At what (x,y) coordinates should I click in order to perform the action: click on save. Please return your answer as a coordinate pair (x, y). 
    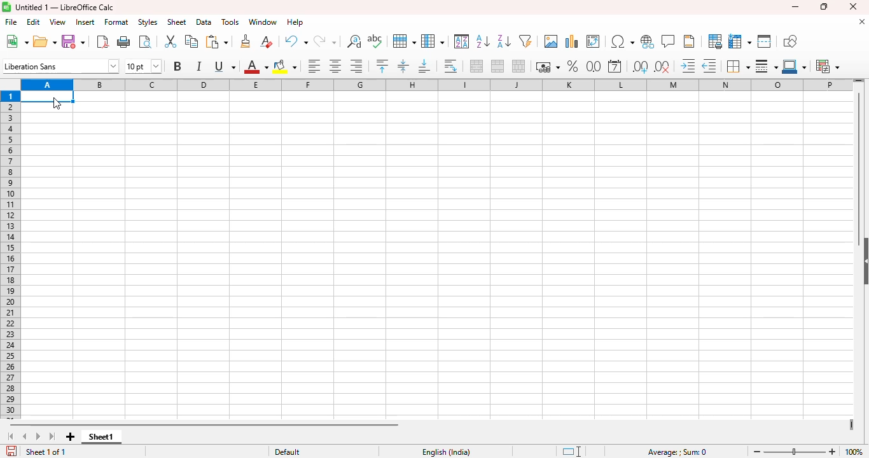
    Looking at the image, I should click on (73, 41).